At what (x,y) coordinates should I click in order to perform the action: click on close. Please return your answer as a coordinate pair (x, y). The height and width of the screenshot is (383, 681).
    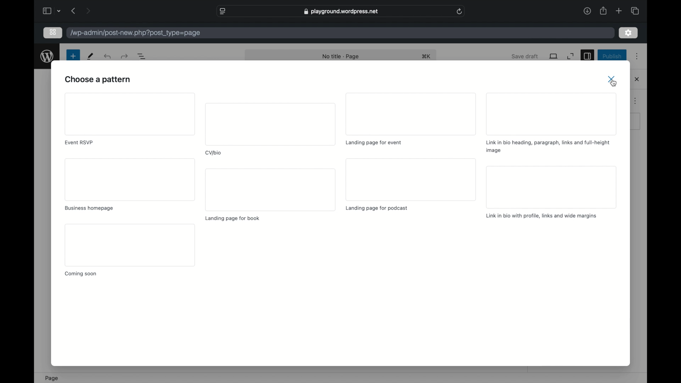
    Looking at the image, I should click on (612, 79).